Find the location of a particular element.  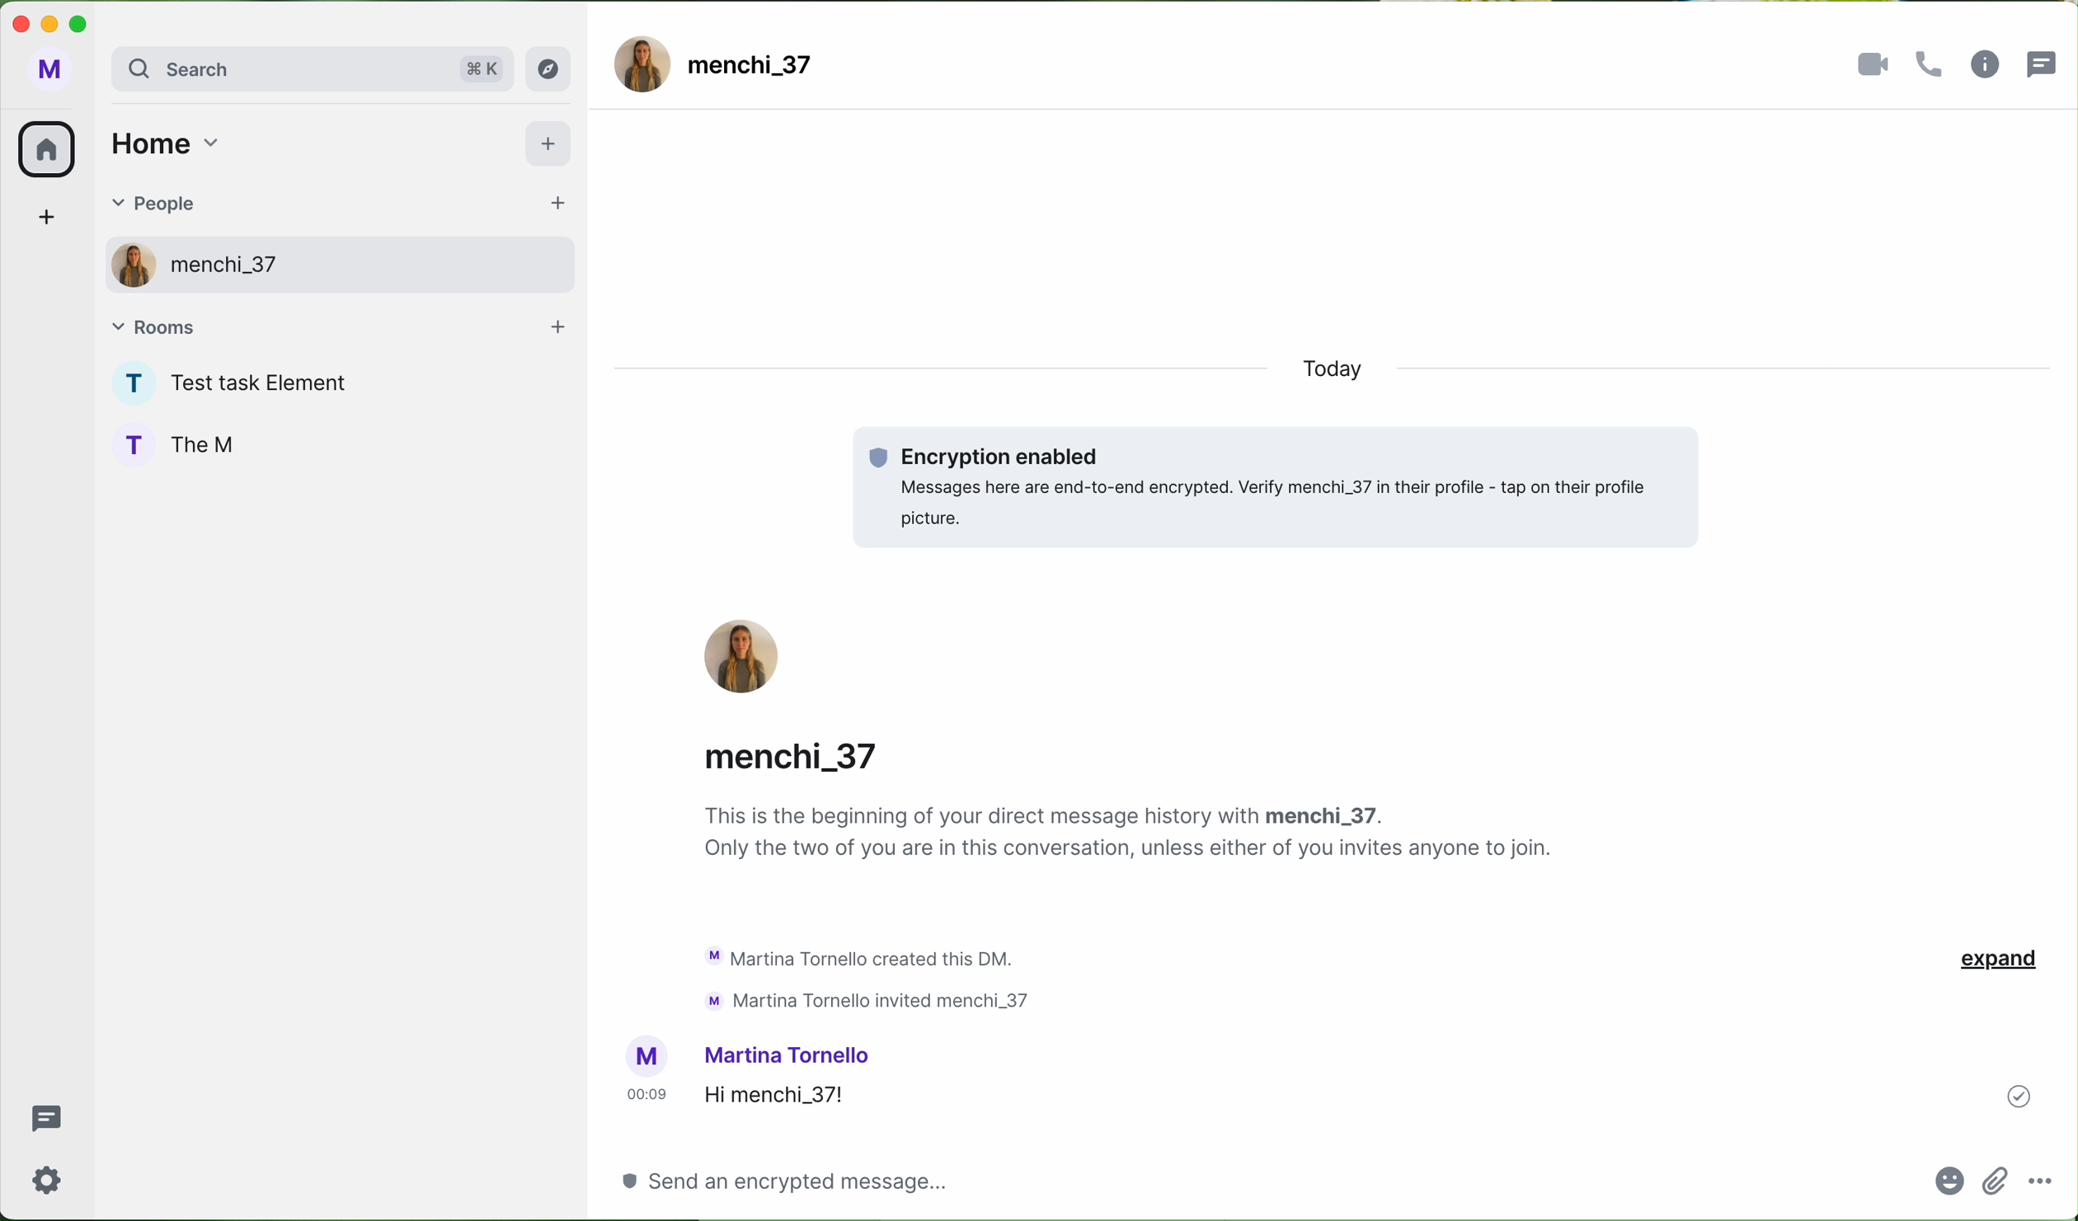

activity chat is located at coordinates (872, 955).